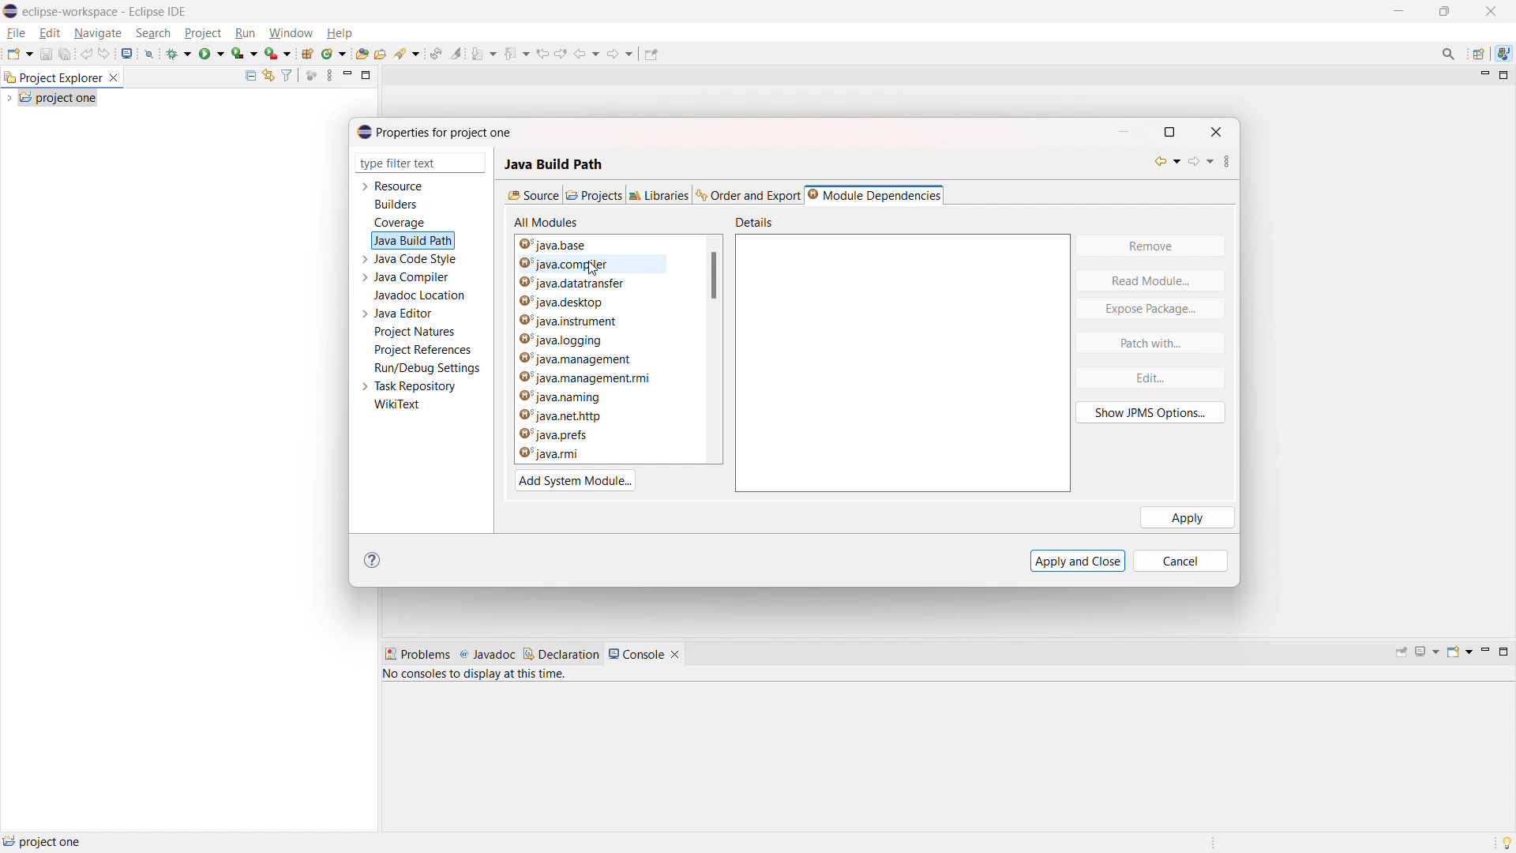  What do you see at coordinates (1149, 378) in the screenshot?
I see `edit` at bounding box center [1149, 378].